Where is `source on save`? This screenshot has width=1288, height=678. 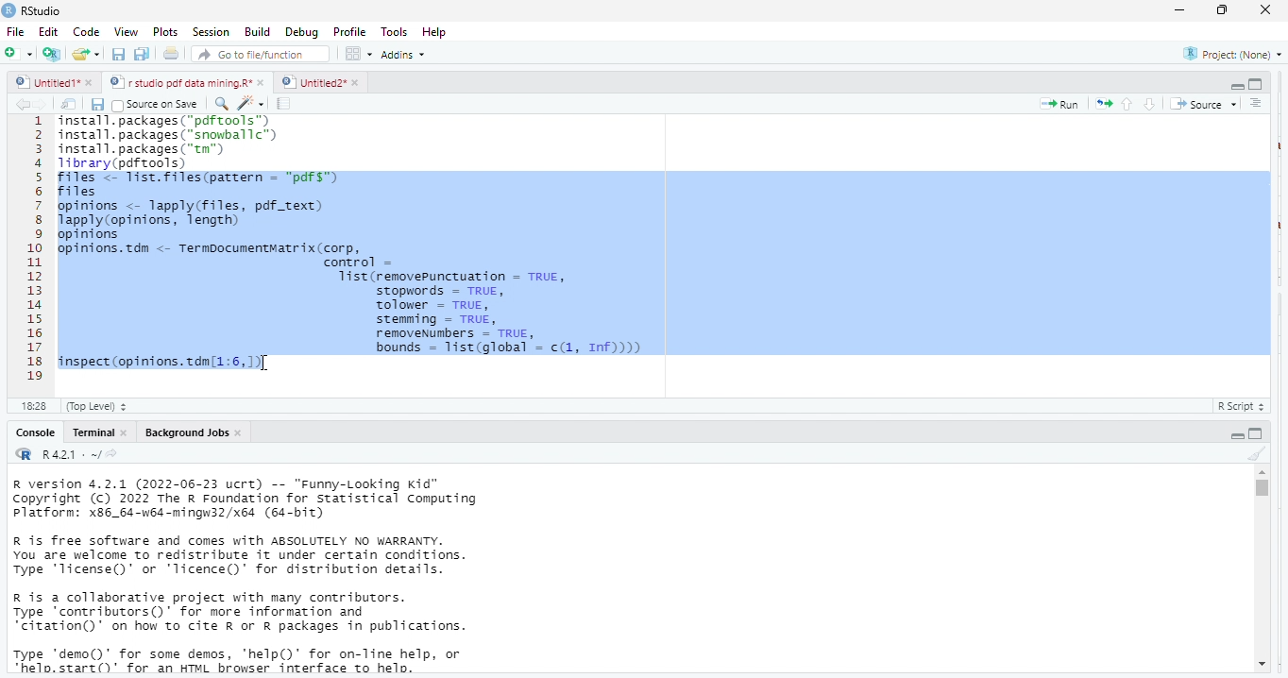 source on save is located at coordinates (159, 104).